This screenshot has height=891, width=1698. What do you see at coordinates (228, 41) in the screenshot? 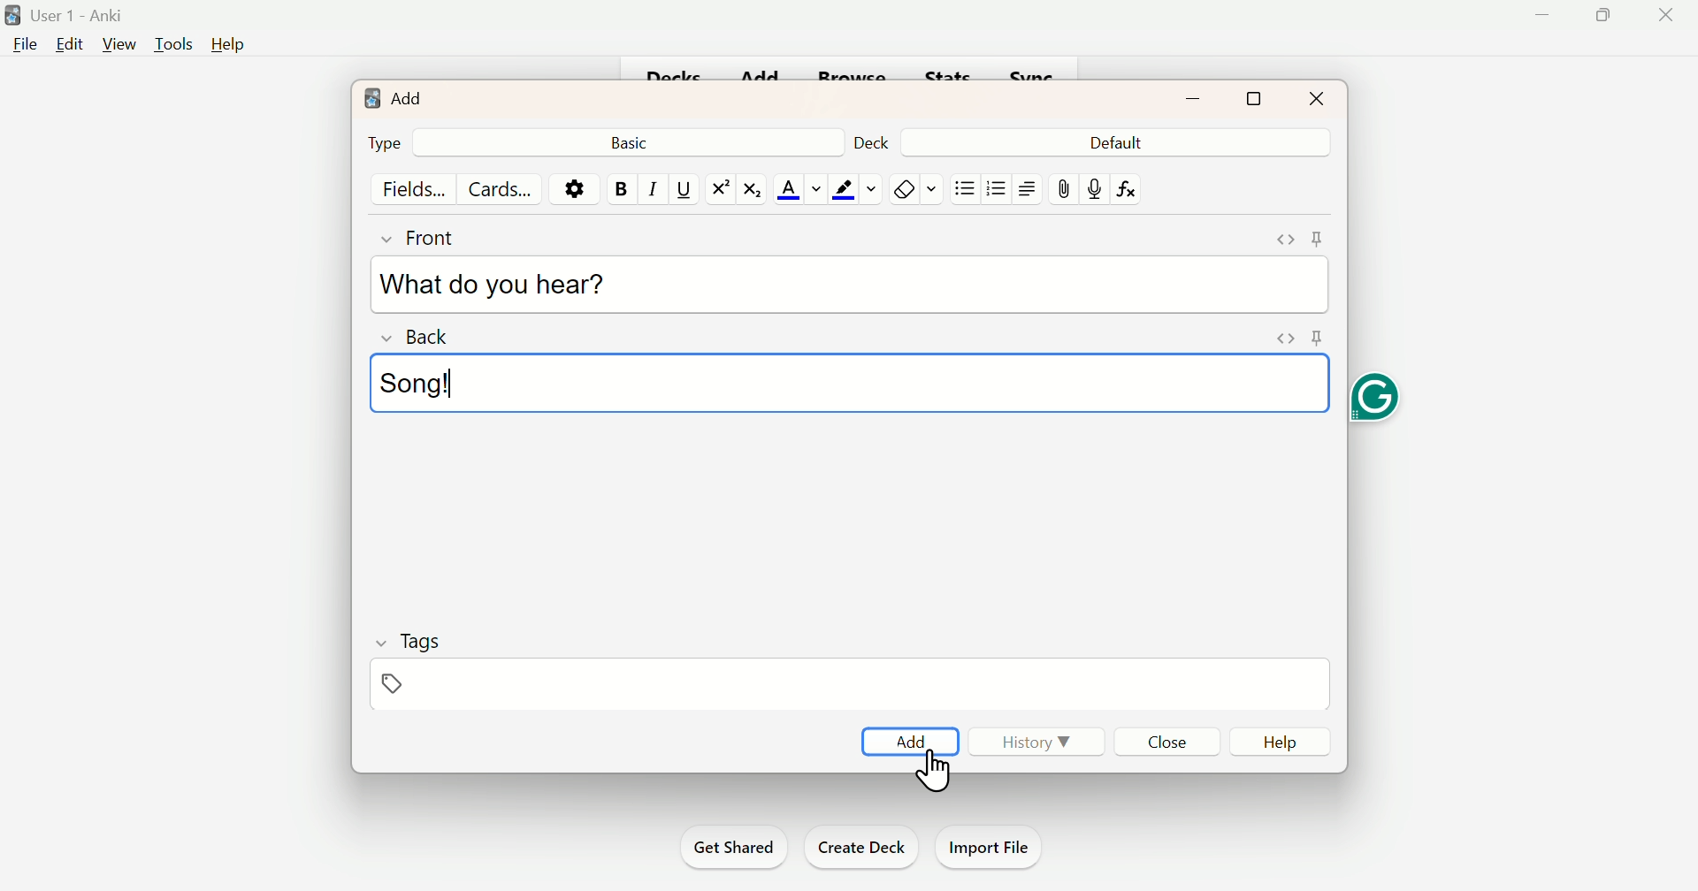
I see `Help` at bounding box center [228, 41].